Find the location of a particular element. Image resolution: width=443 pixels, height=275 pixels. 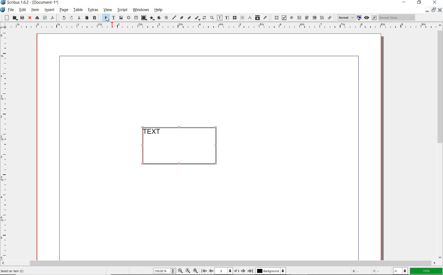

scrollbar is located at coordinates (440, 141).